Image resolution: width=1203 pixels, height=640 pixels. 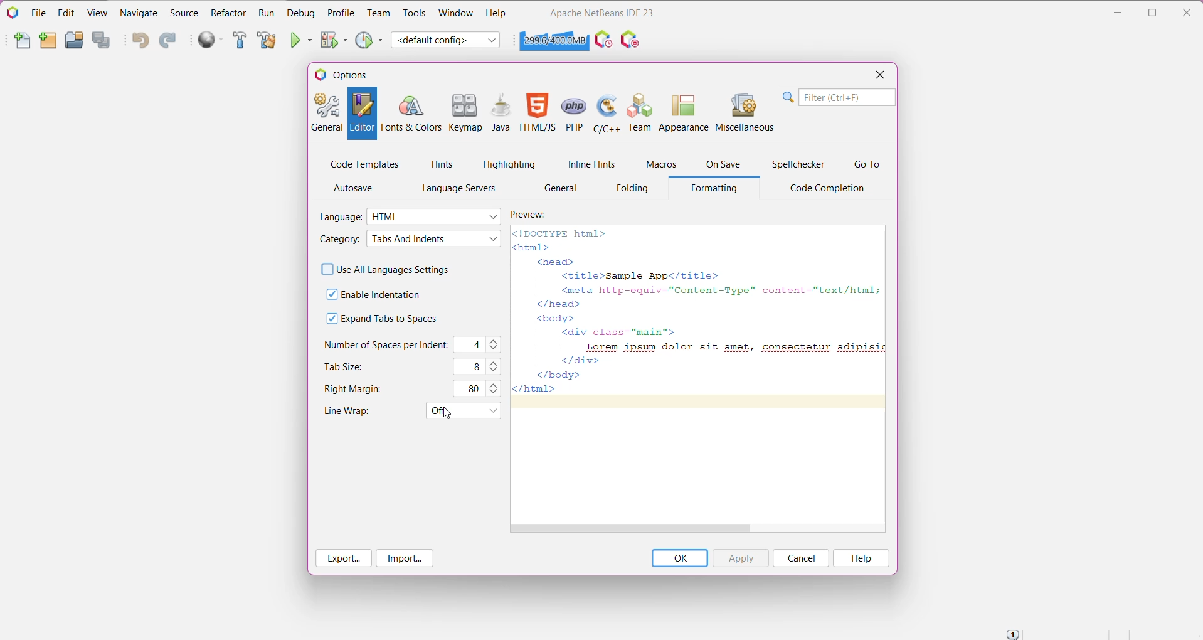 I want to click on Miscellaneous, so click(x=744, y=111).